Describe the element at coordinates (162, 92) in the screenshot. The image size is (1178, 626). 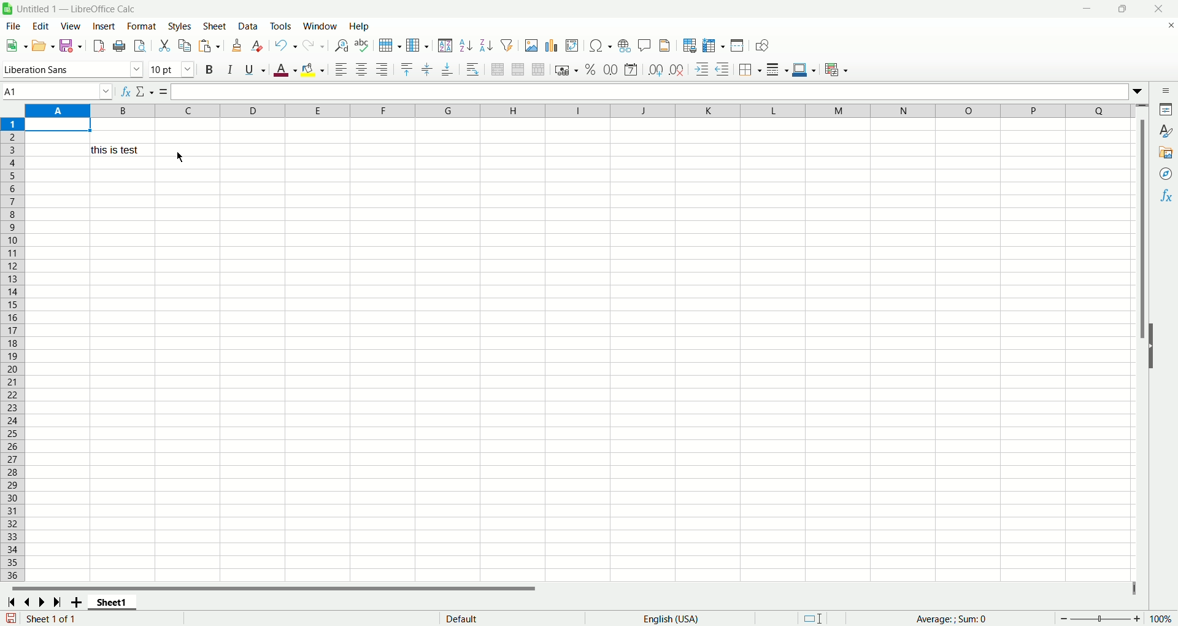
I see `formula` at that location.